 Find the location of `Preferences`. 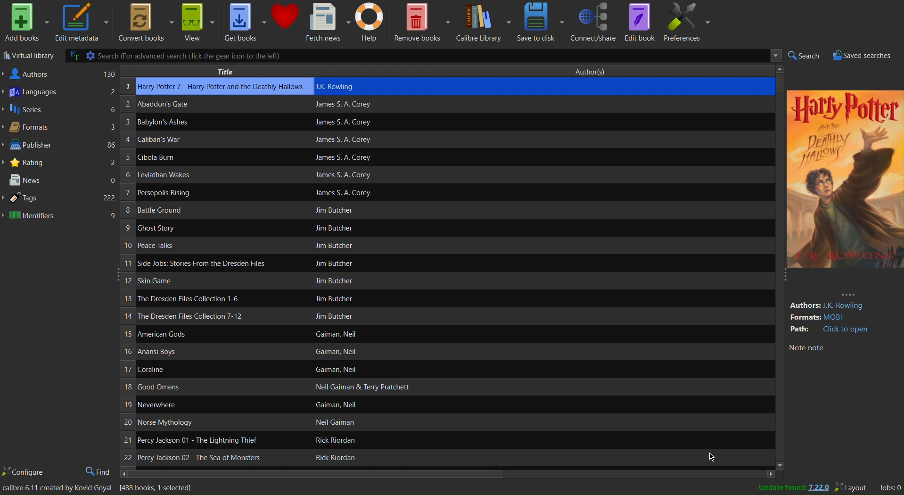

Preferences is located at coordinates (689, 23).